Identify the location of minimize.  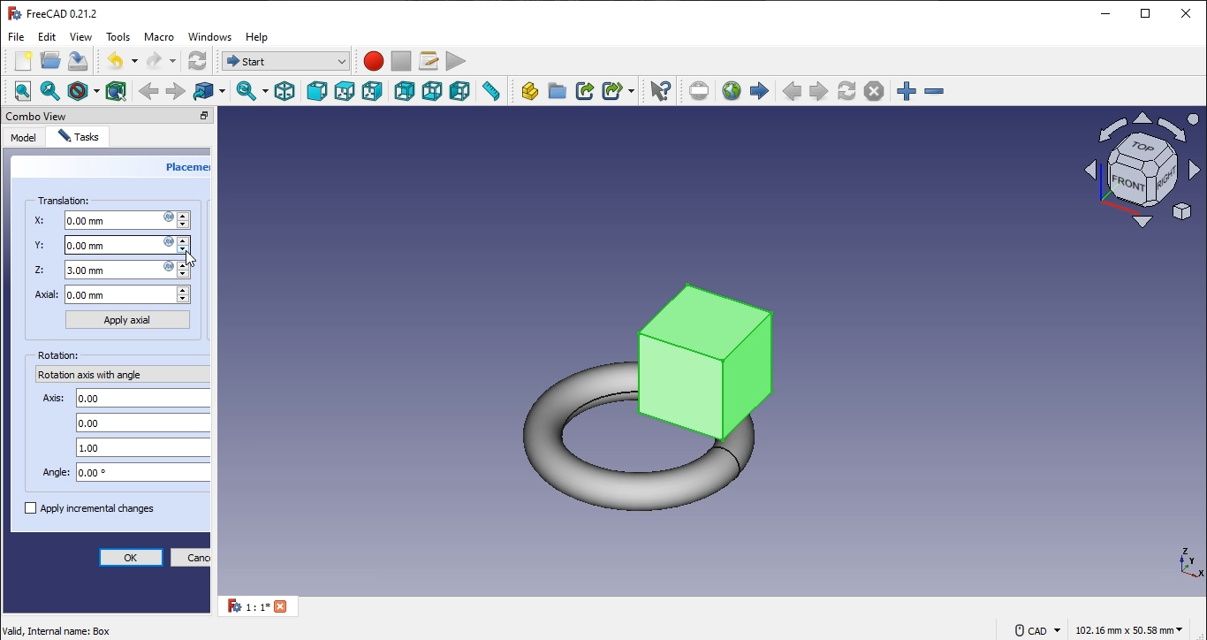
(1106, 12).